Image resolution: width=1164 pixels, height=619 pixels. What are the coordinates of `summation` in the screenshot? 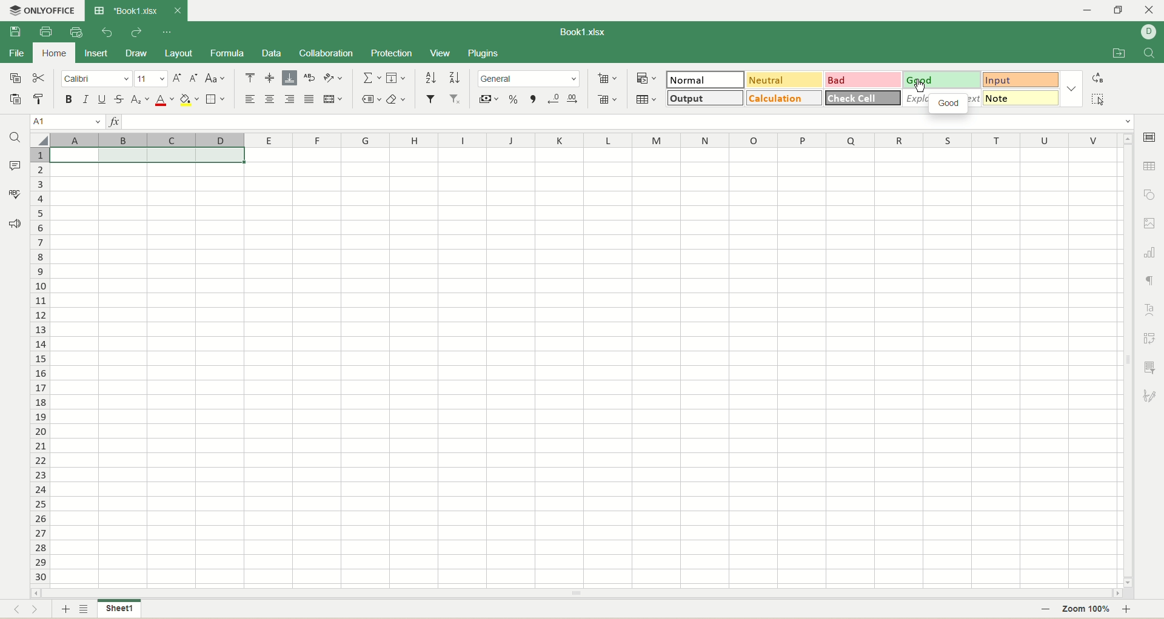 It's located at (372, 77).